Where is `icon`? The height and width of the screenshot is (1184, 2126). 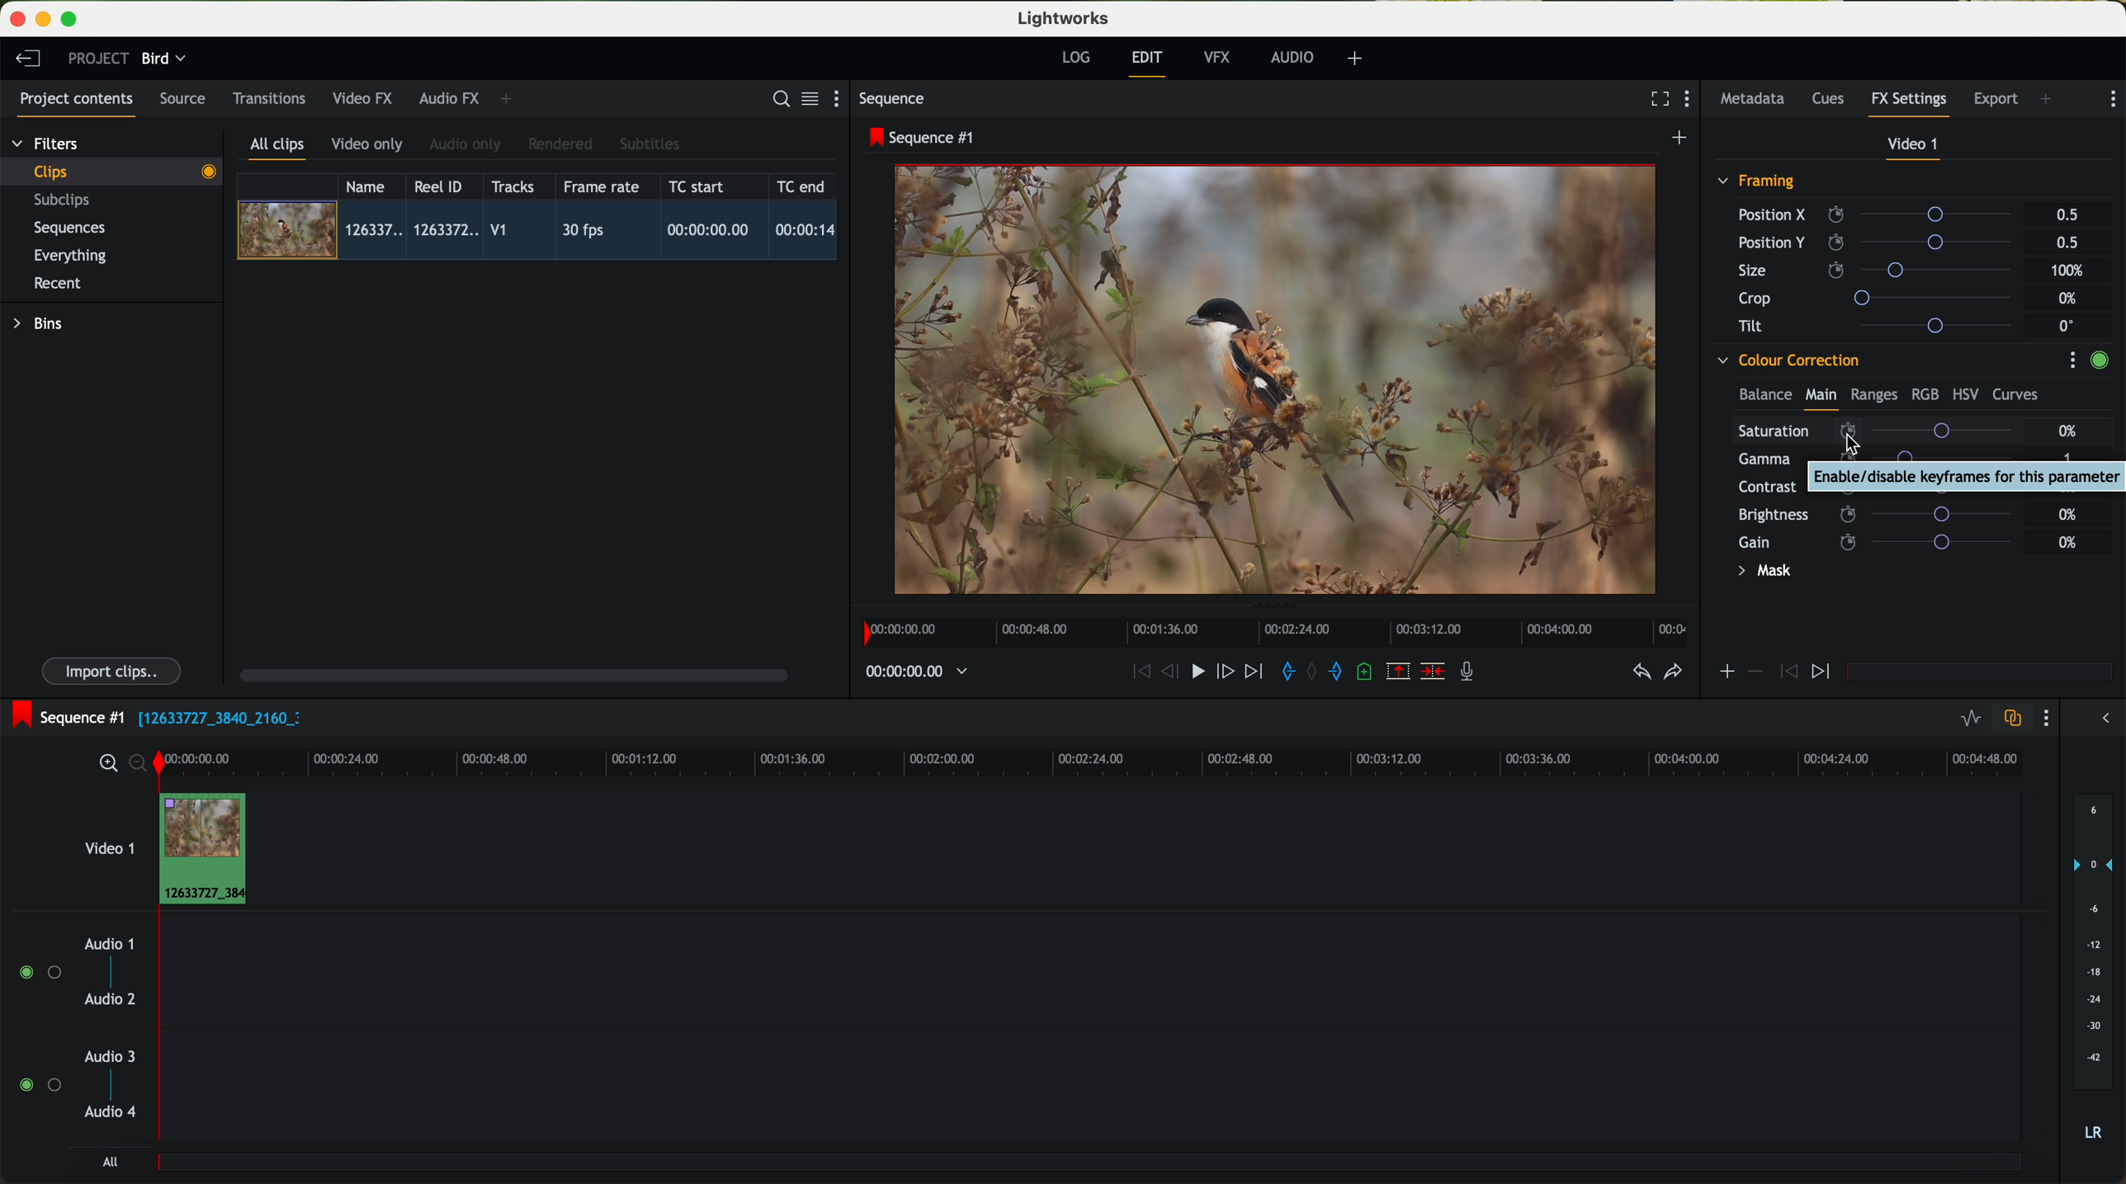
icon is located at coordinates (1786, 672).